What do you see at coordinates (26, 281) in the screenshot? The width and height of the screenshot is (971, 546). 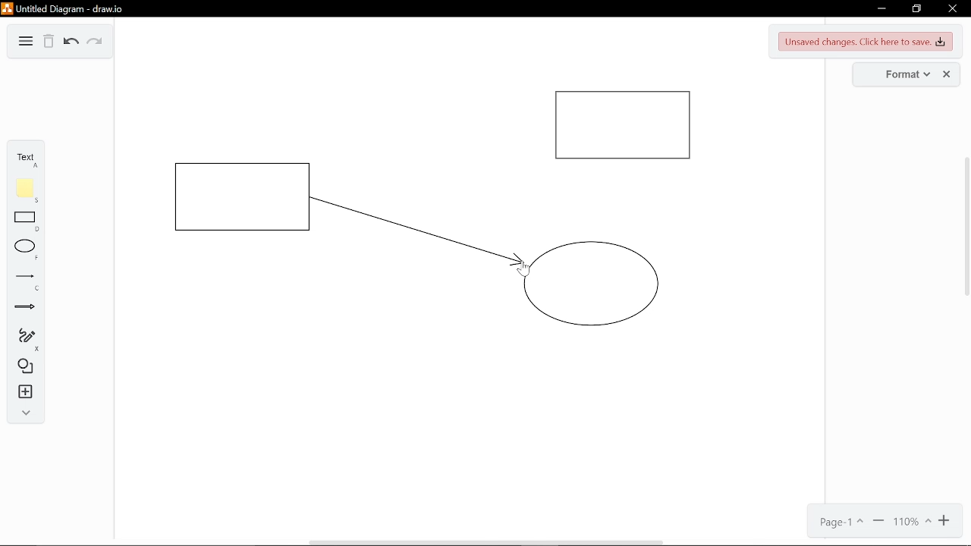 I see `Line` at bounding box center [26, 281].